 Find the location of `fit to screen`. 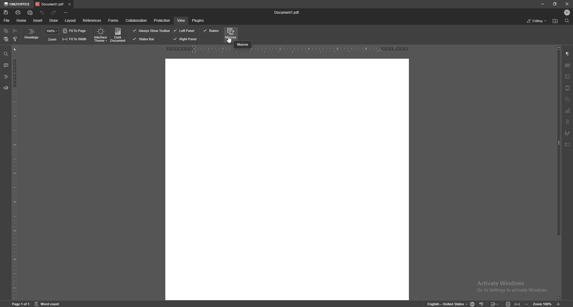

fit to screen is located at coordinates (509, 304).